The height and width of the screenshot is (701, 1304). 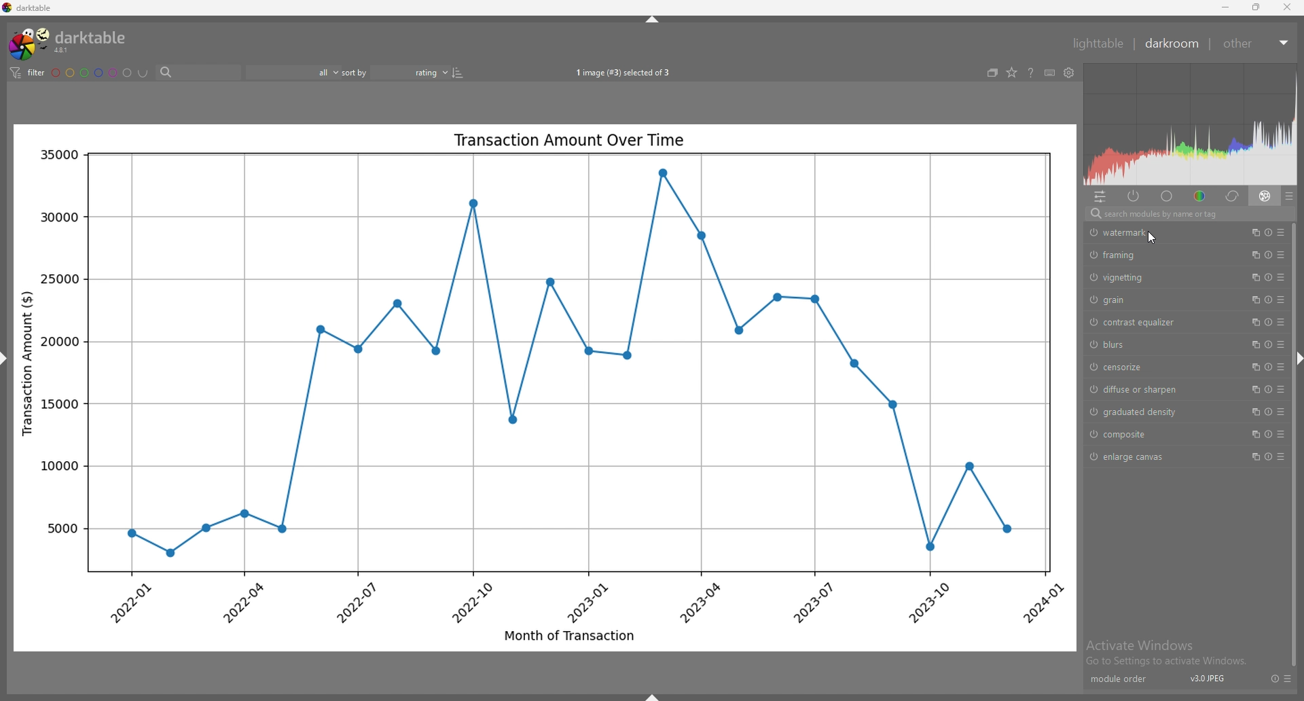 I want to click on presets, so click(x=1281, y=321).